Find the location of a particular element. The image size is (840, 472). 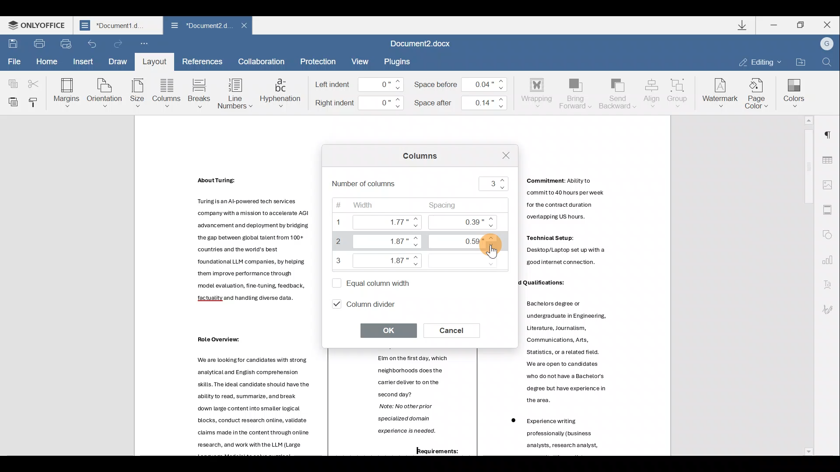

Downloads is located at coordinates (743, 26).